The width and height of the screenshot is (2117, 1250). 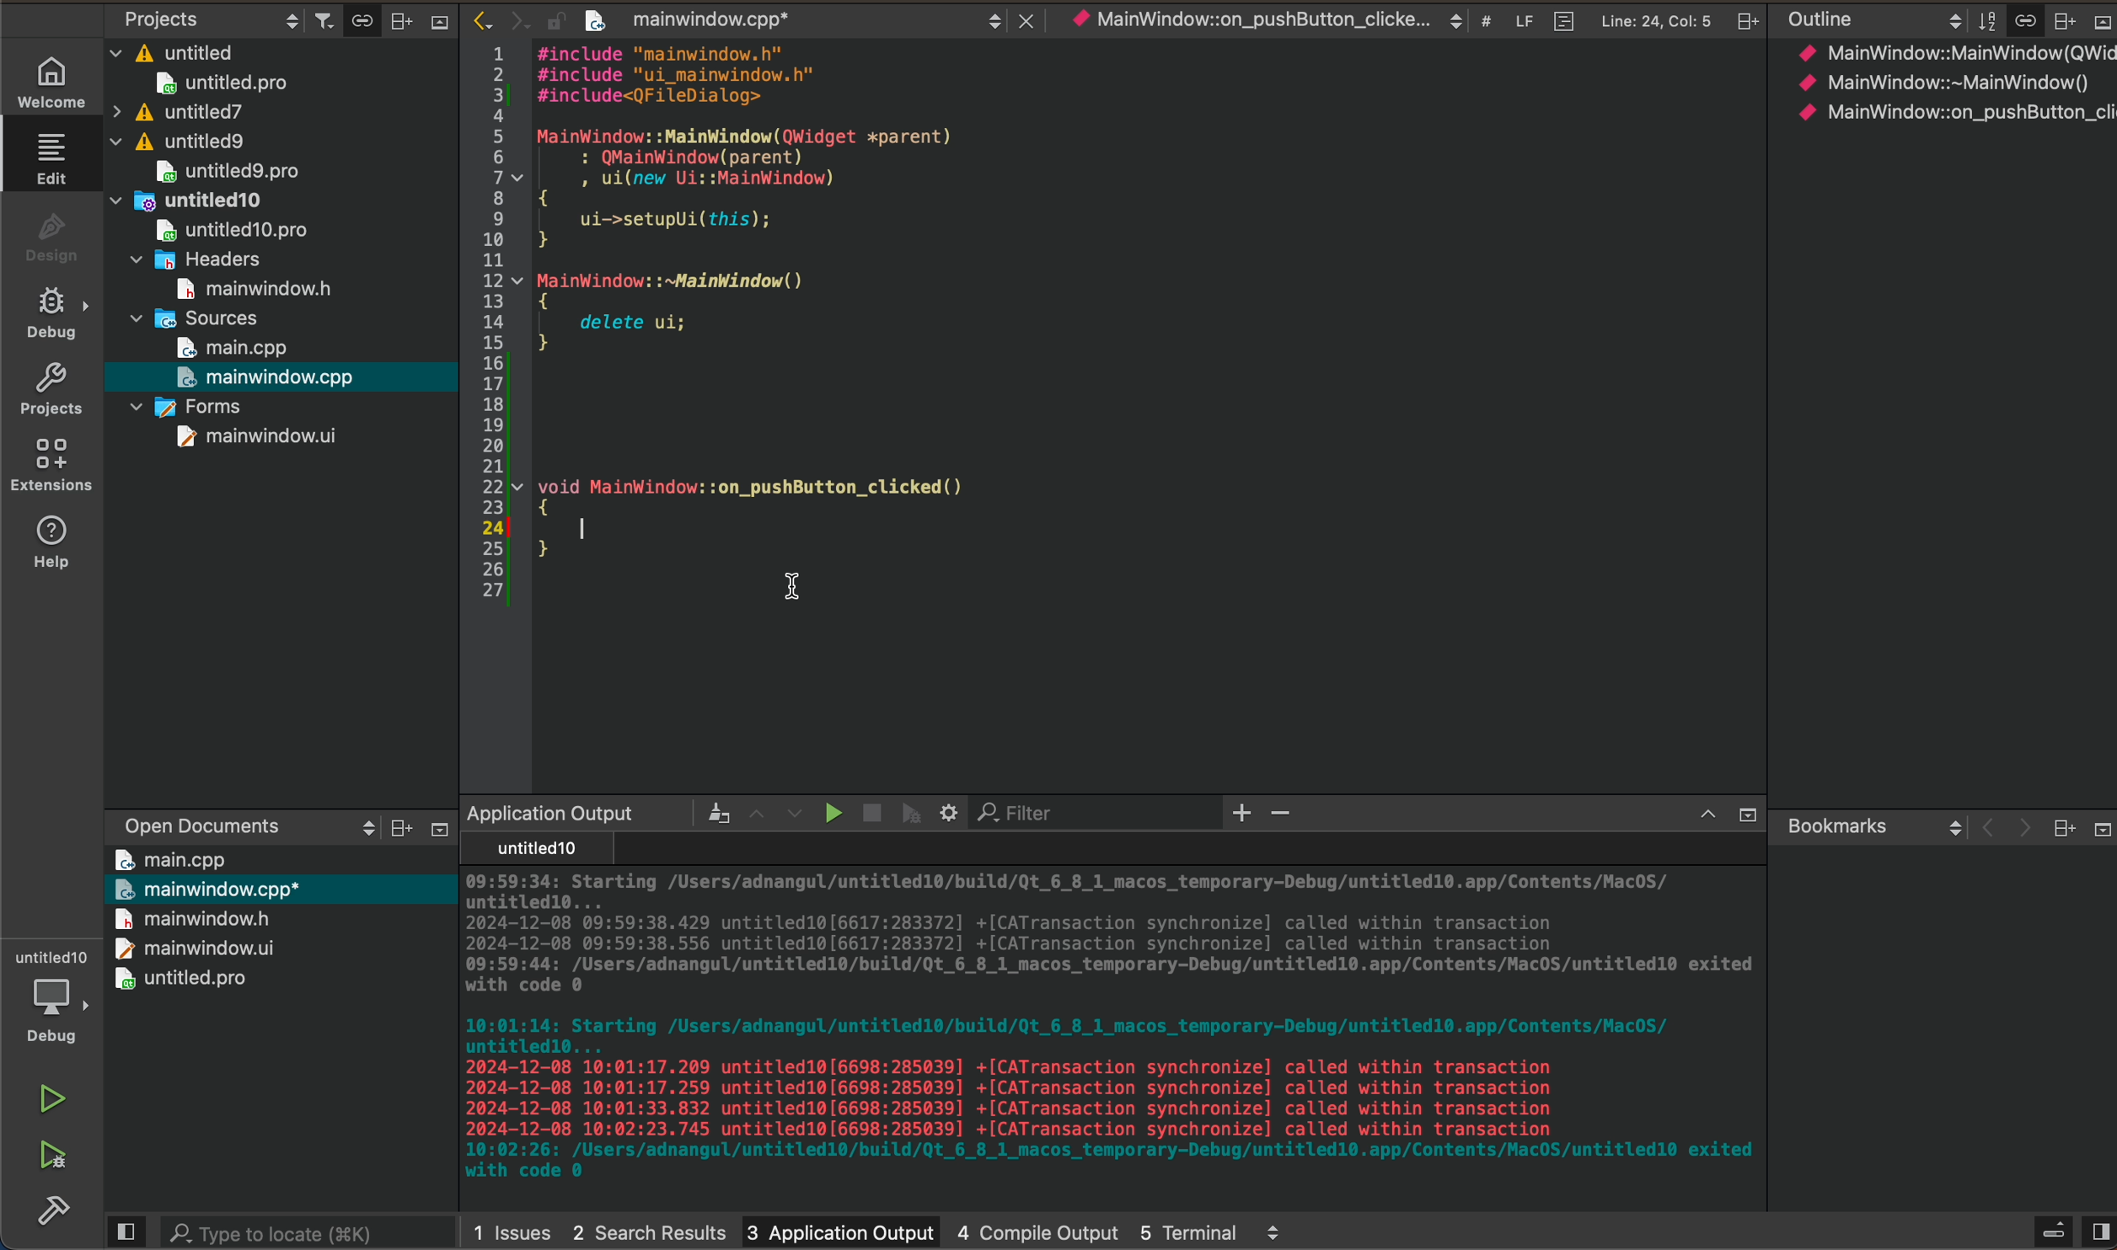 I want to click on link, so click(x=2024, y=18).